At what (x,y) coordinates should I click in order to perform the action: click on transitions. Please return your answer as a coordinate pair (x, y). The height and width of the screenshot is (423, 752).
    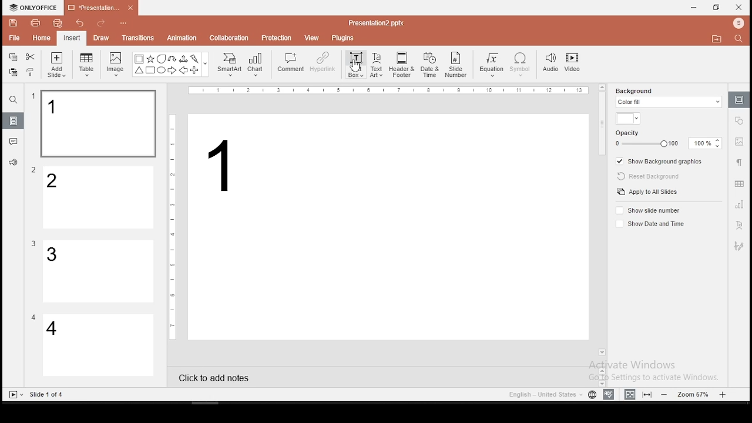
    Looking at the image, I should click on (137, 38).